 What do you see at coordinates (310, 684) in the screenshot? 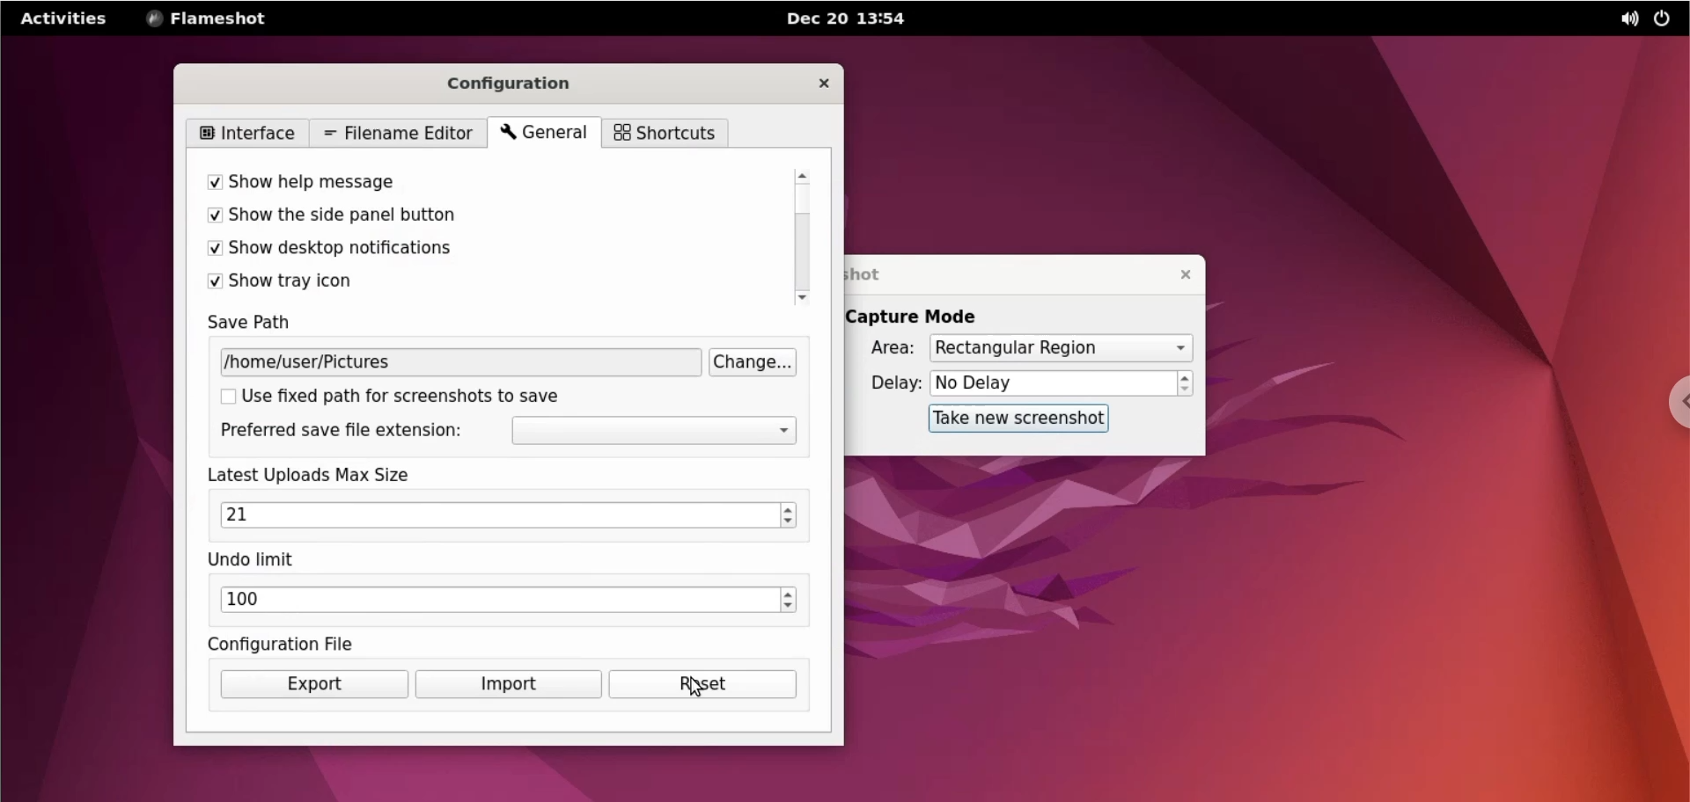
I see `export ` at bounding box center [310, 684].